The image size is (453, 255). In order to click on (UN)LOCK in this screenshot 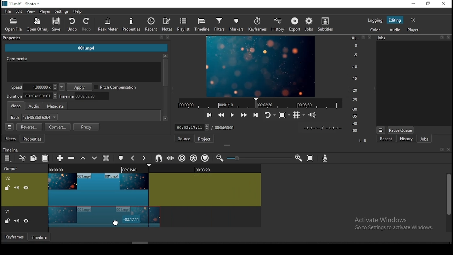, I will do `click(6, 187)`.